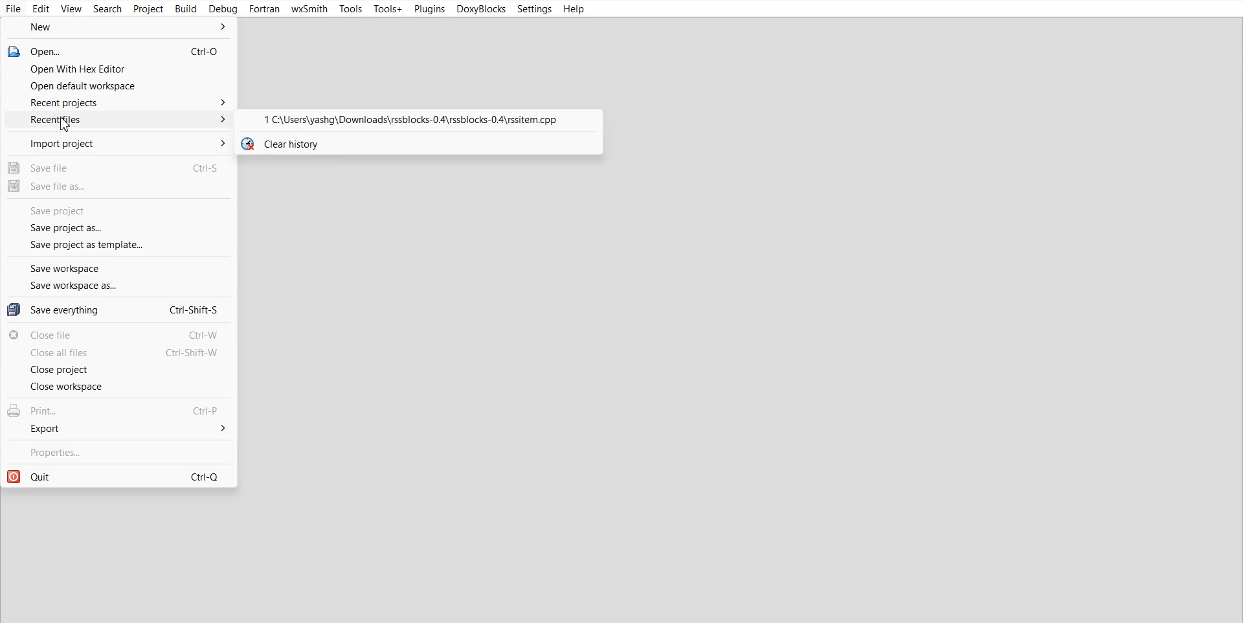 The width and height of the screenshot is (1243, 623). I want to click on Debug, so click(223, 9).